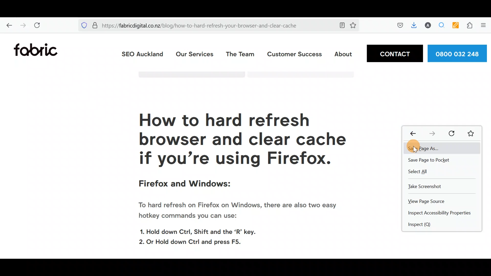 Image resolution: width=491 pixels, height=276 pixels. I want to click on Save to pocket, so click(399, 26).